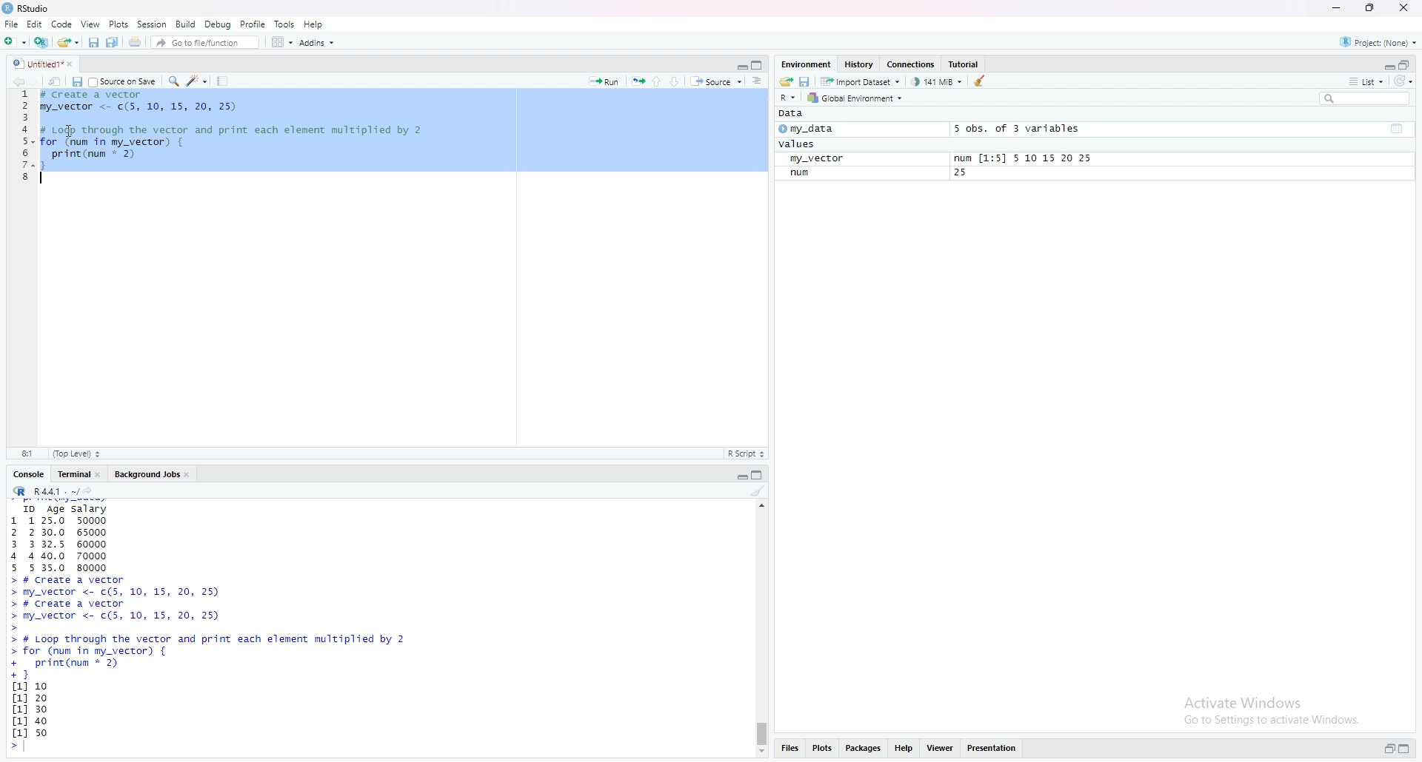  What do you see at coordinates (810, 129) in the screenshot?
I see `my_data` at bounding box center [810, 129].